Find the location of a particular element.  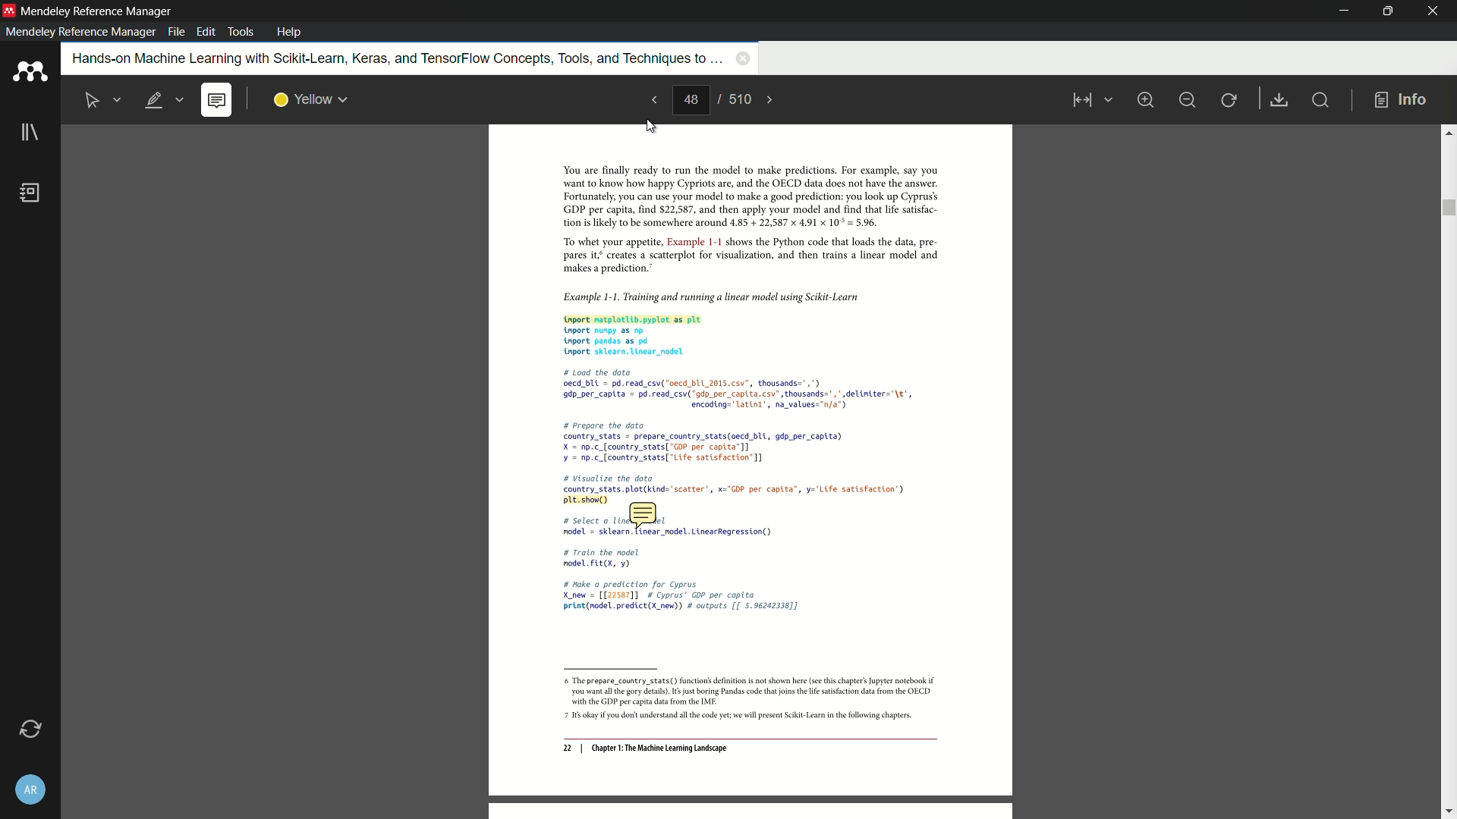

next page is located at coordinates (771, 100).